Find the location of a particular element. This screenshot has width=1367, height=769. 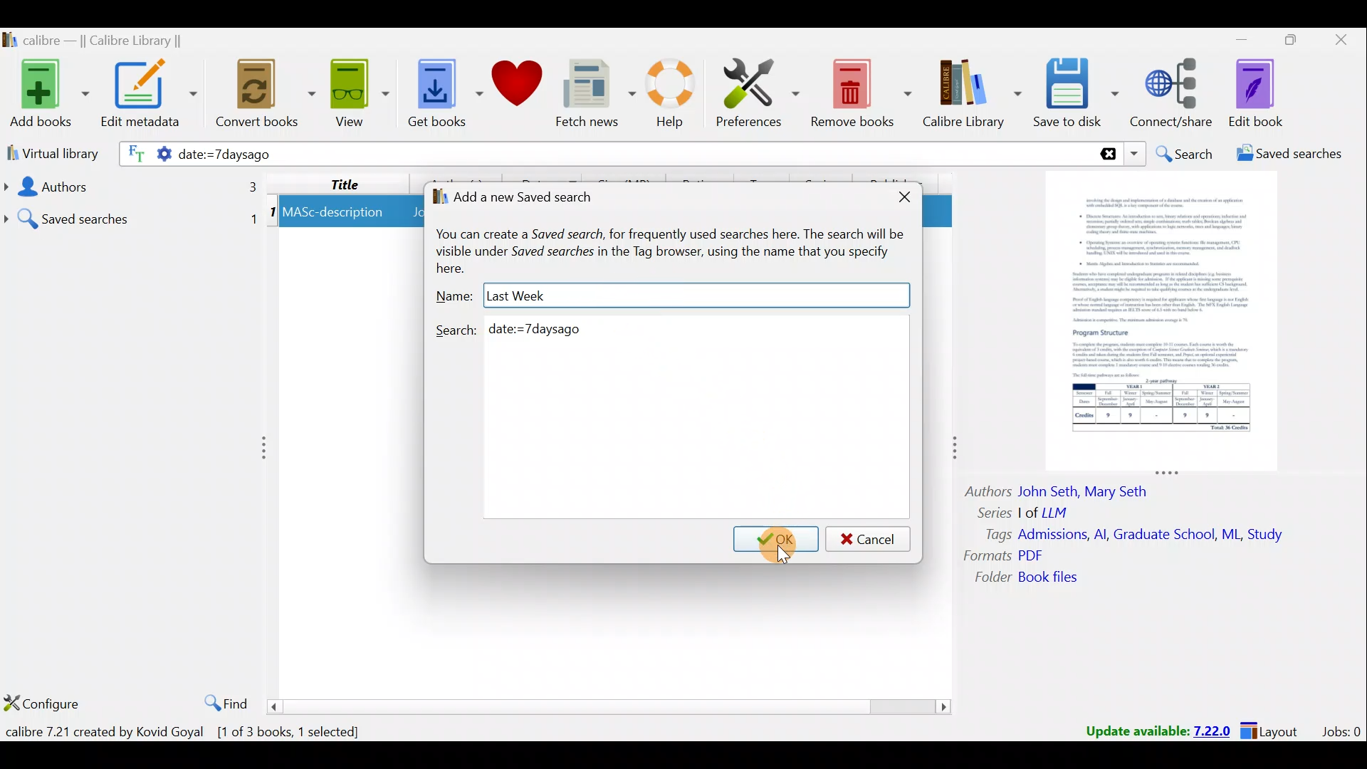

Cancel is located at coordinates (870, 538).